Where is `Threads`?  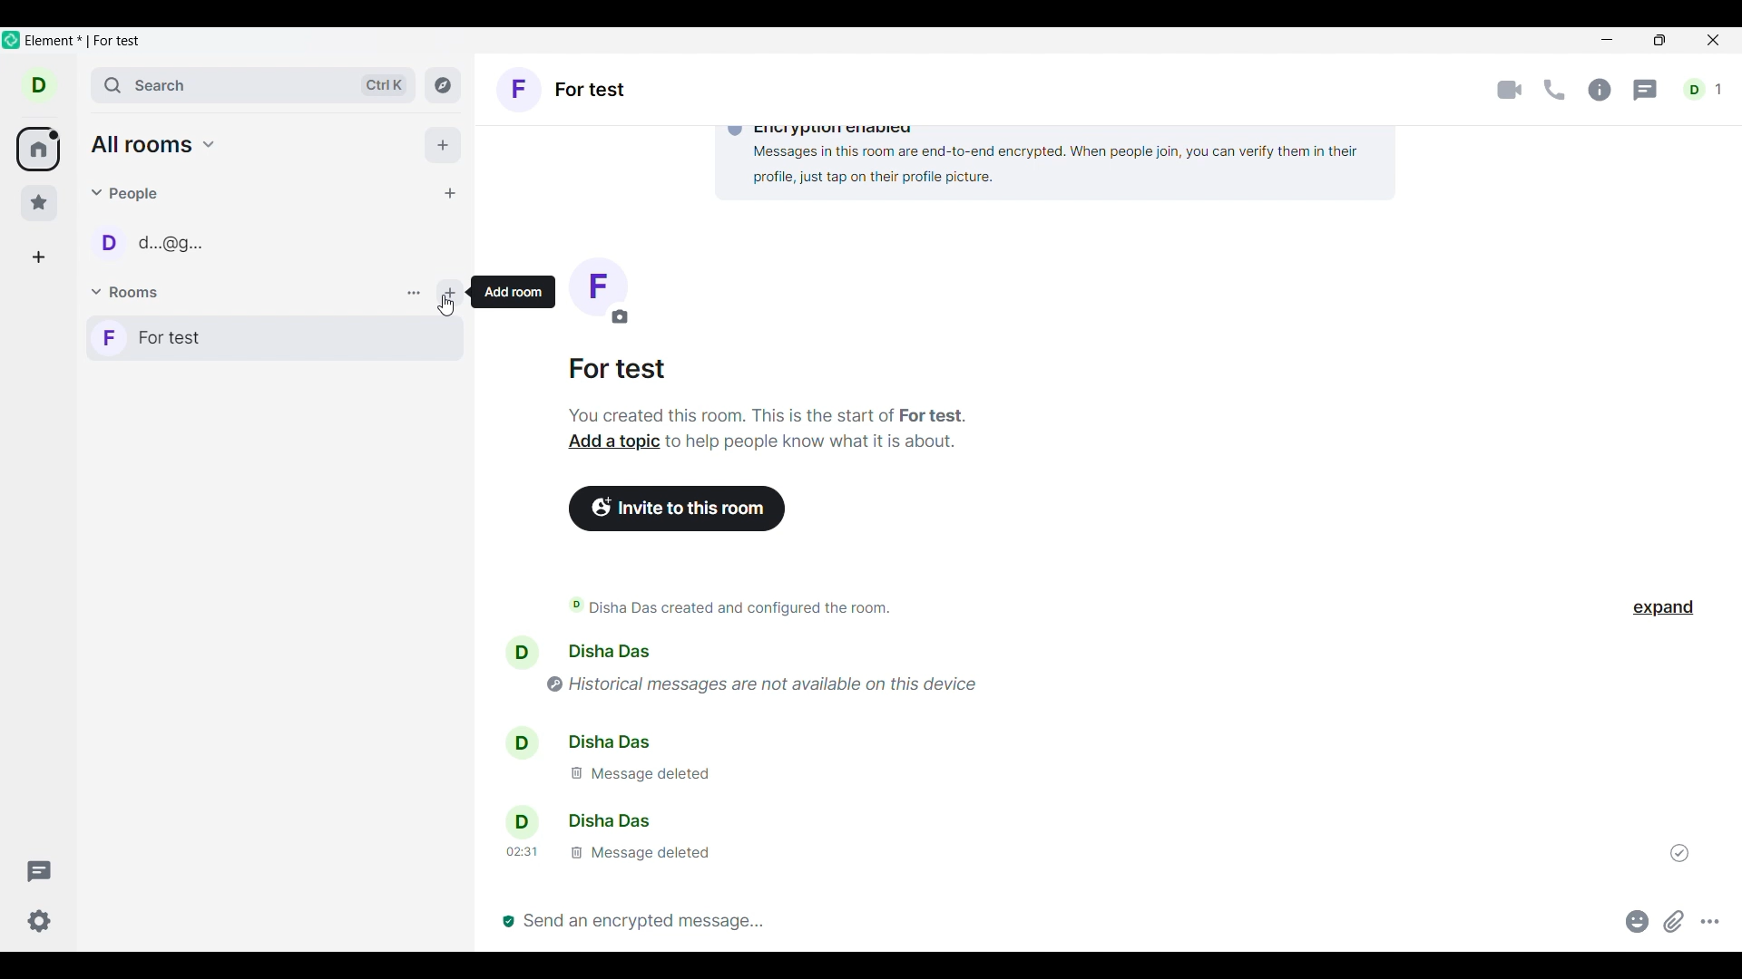 Threads is located at coordinates (1645, 91).